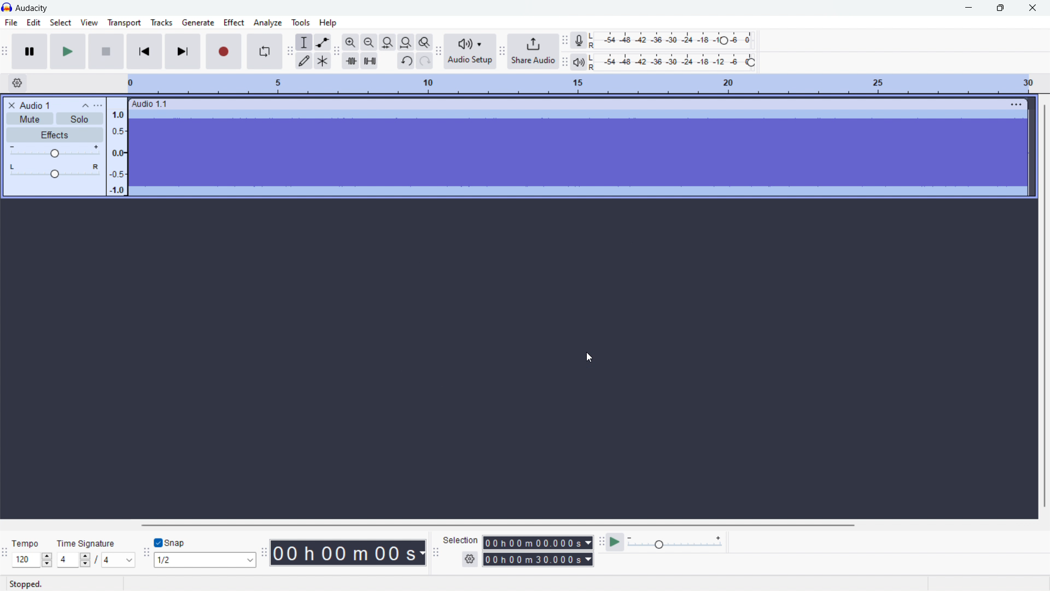 This screenshot has height=591, width=1050. Describe the element at coordinates (565, 40) in the screenshot. I see `recording meter toolbar` at that location.